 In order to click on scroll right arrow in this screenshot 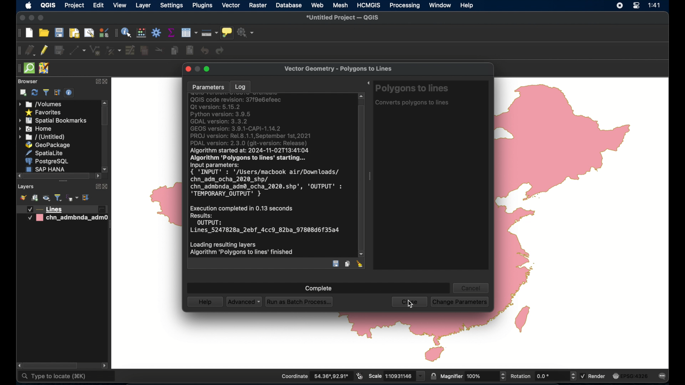, I will do `click(17, 365)`.